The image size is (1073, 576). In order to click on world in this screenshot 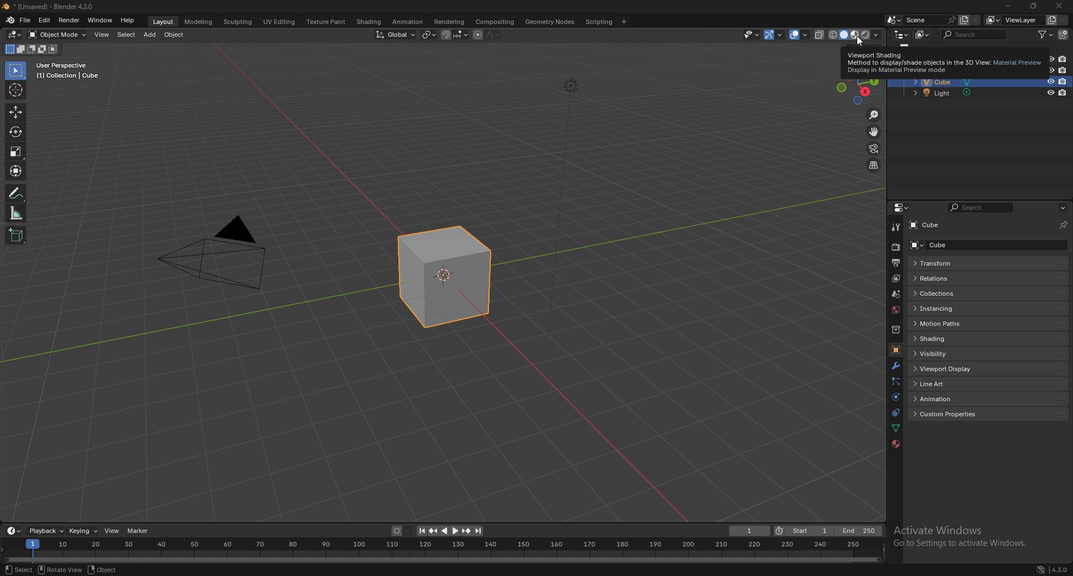, I will do `click(894, 310)`.